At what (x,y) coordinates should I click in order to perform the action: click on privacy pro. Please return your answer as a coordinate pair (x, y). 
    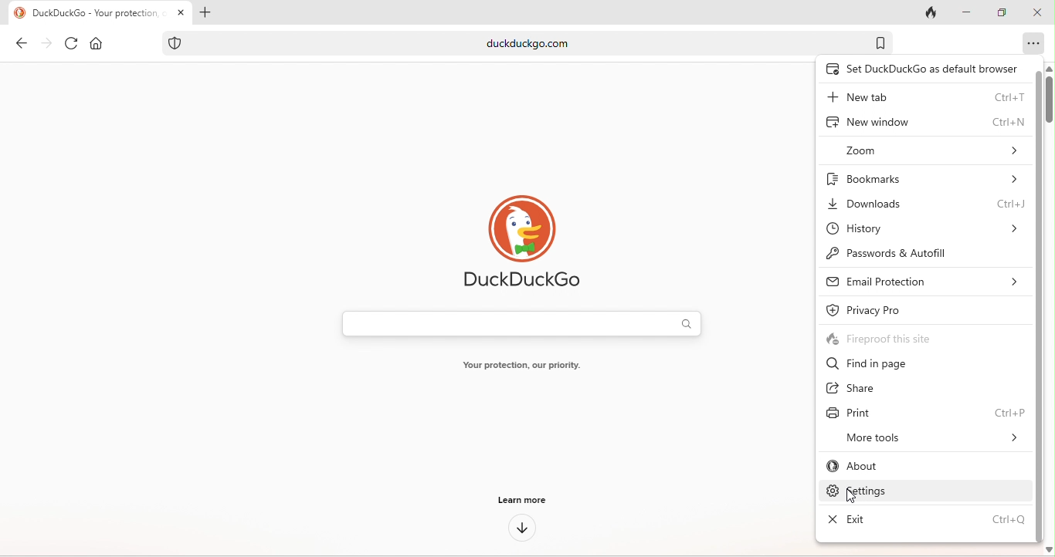
    Looking at the image, I should click on (866, 308).